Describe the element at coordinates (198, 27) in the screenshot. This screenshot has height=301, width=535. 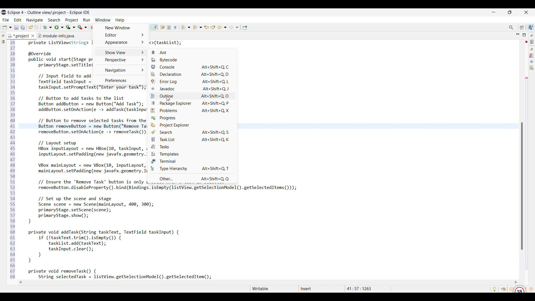
I see `Previous annotation` at that location.